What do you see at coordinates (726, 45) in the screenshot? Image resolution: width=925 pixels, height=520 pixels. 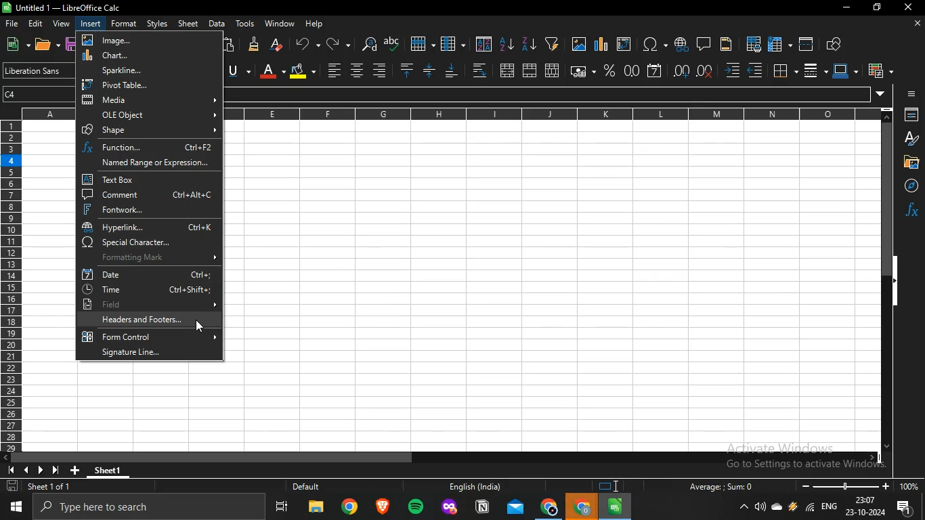 I see `headers and footers` at bounding box center [726, 45].